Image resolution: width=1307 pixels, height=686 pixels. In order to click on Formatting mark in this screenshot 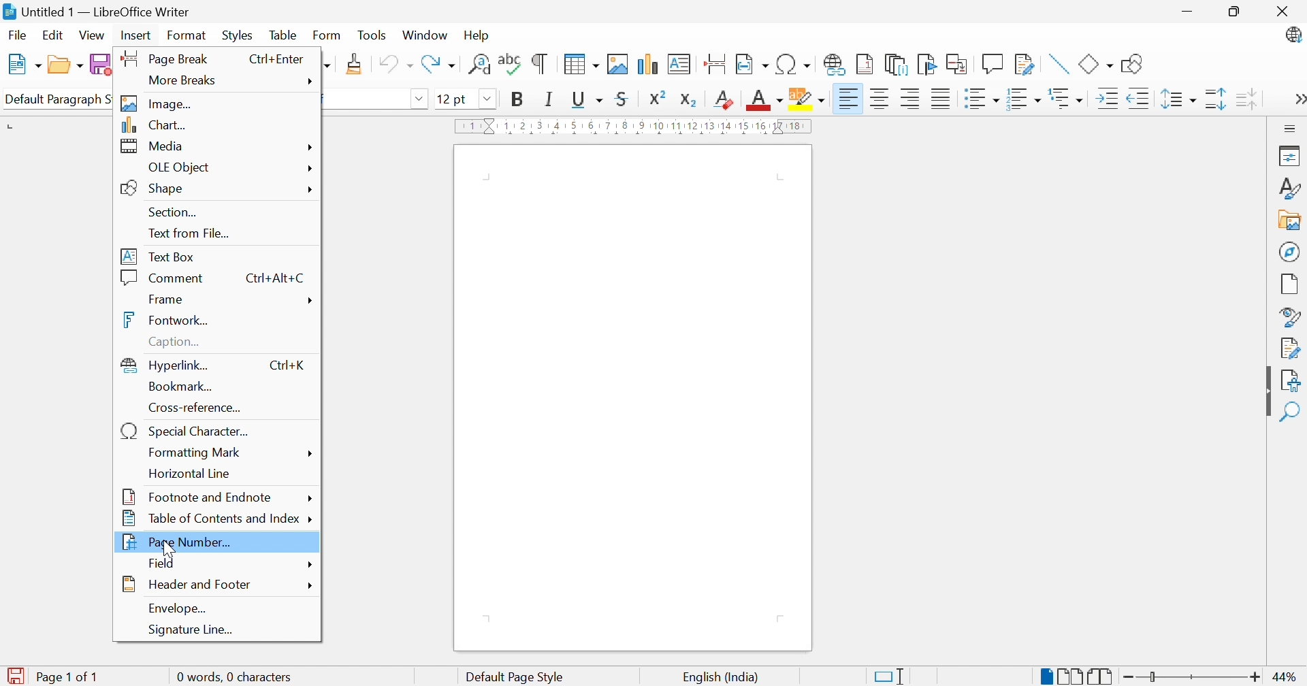, I will do `click(197, 454)`.